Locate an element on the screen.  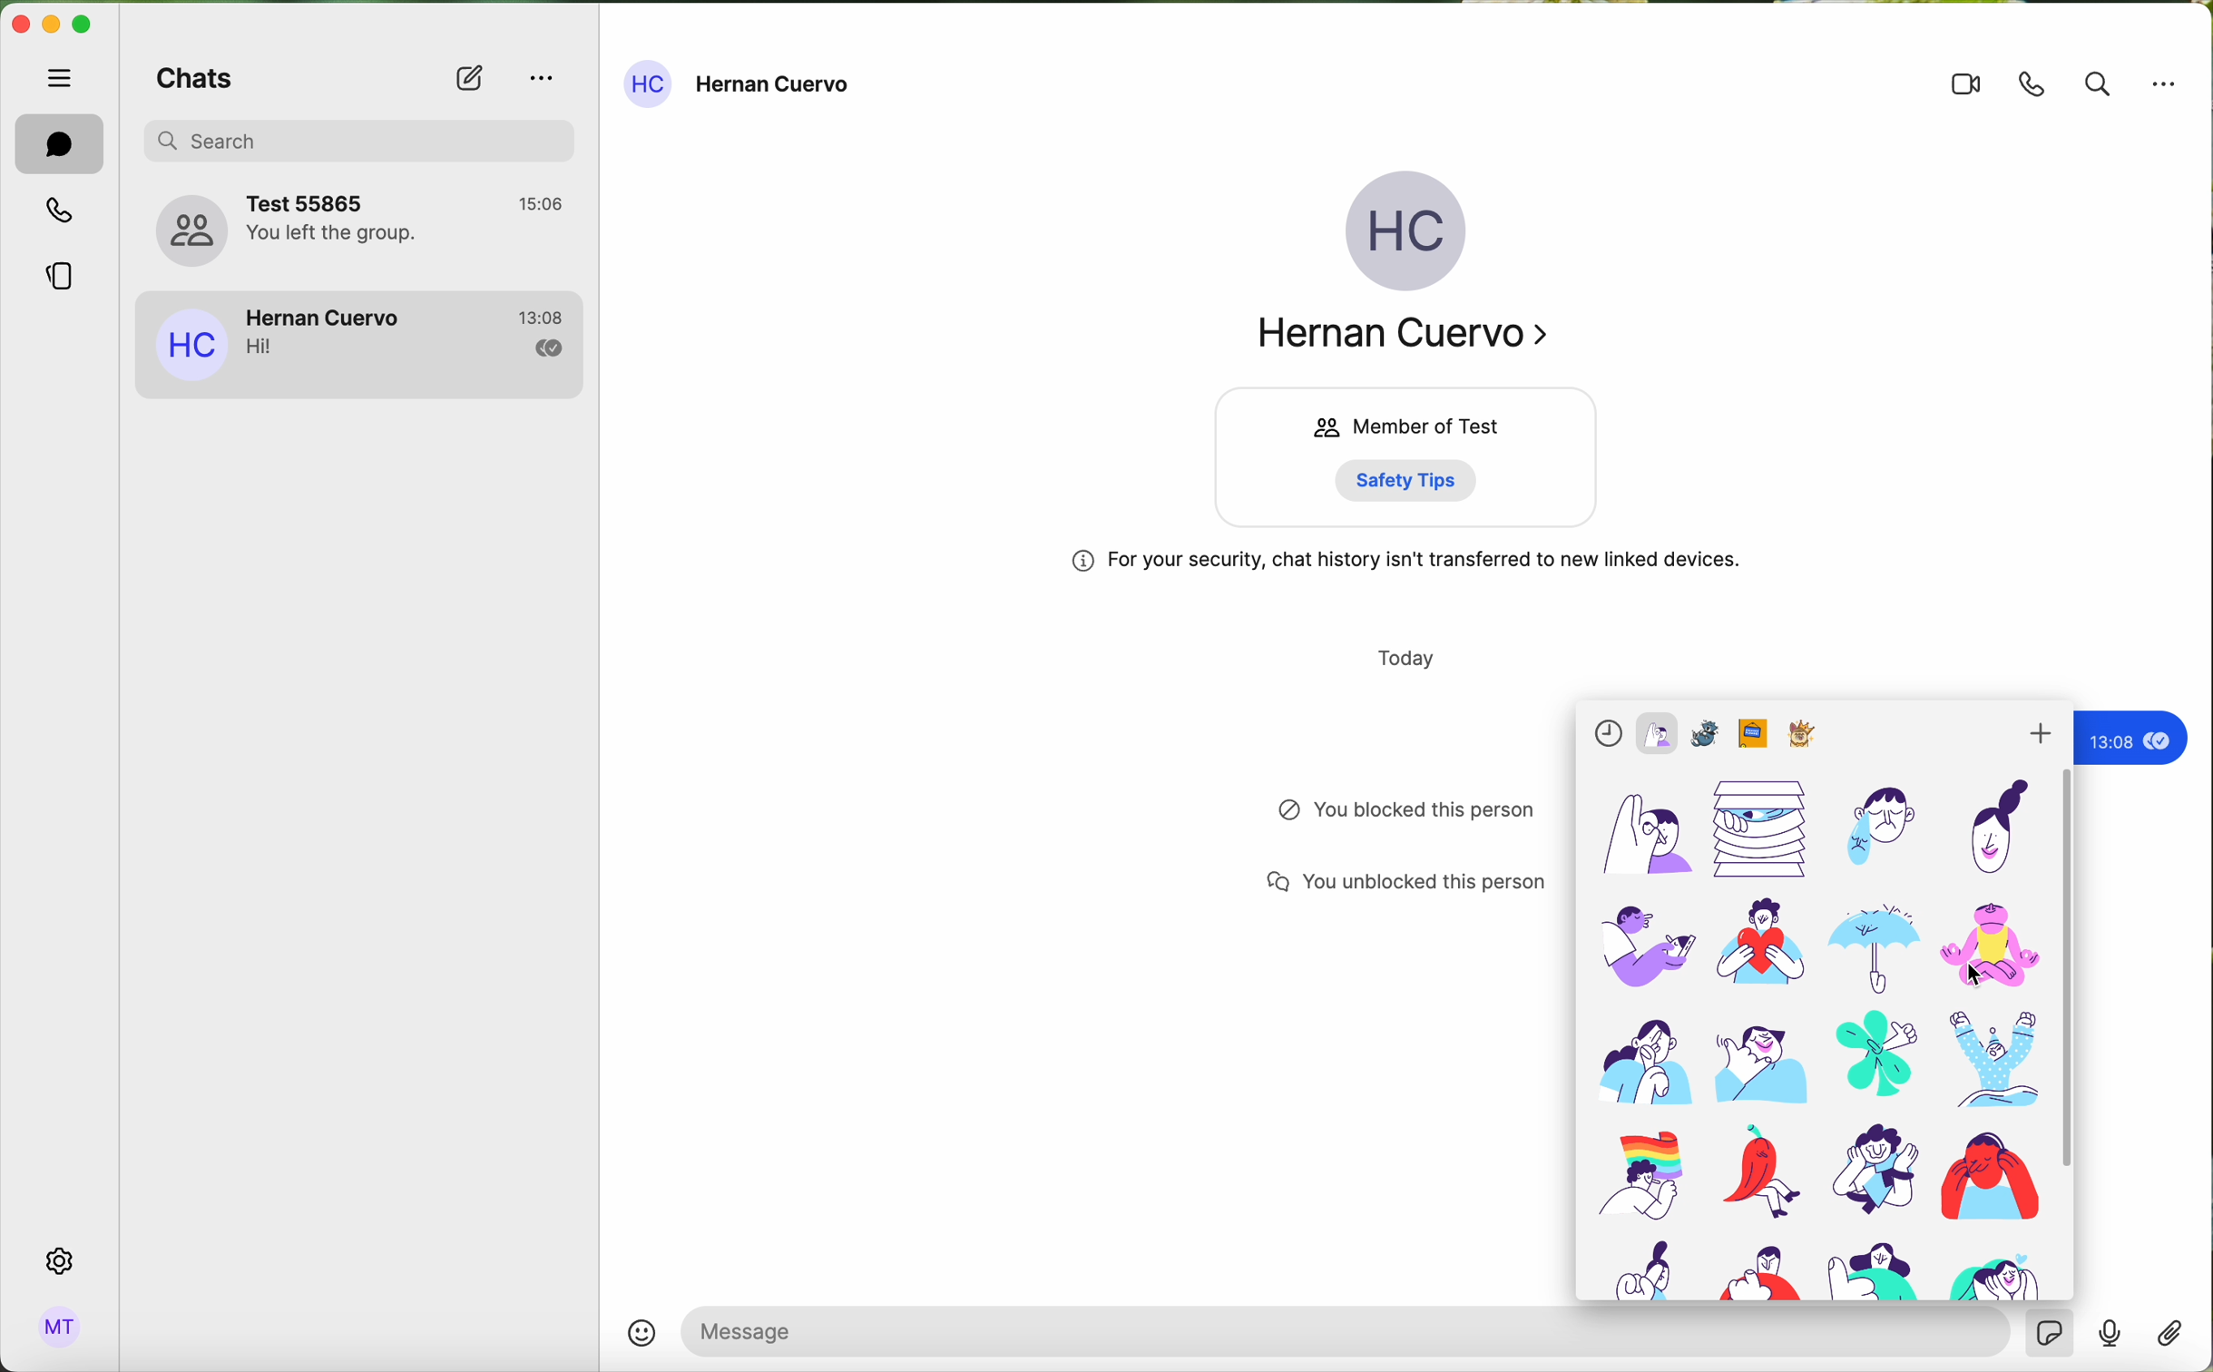
today  is located at coordinates (1404, 656).